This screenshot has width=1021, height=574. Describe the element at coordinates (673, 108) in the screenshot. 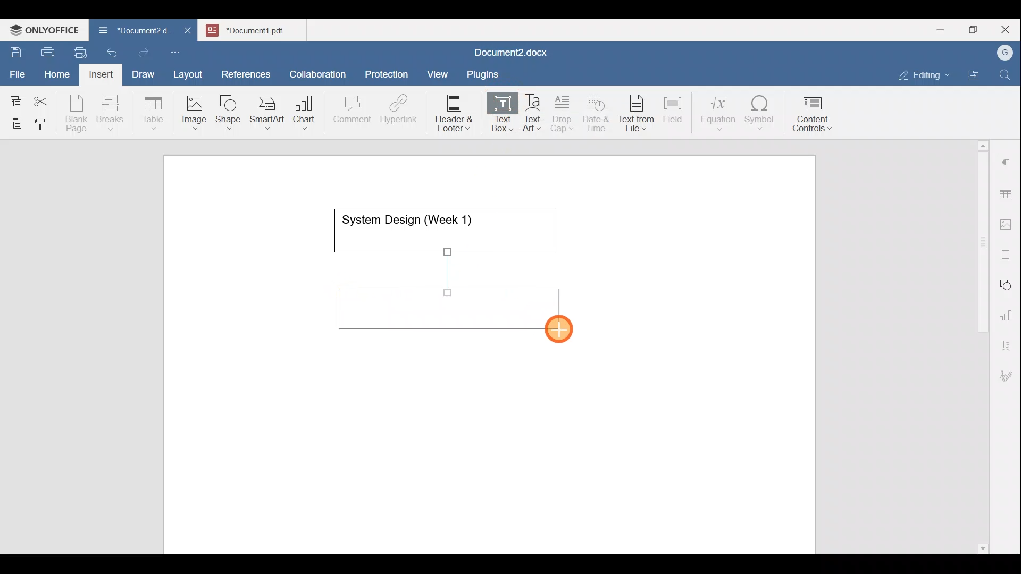

I see `Field` at that location.